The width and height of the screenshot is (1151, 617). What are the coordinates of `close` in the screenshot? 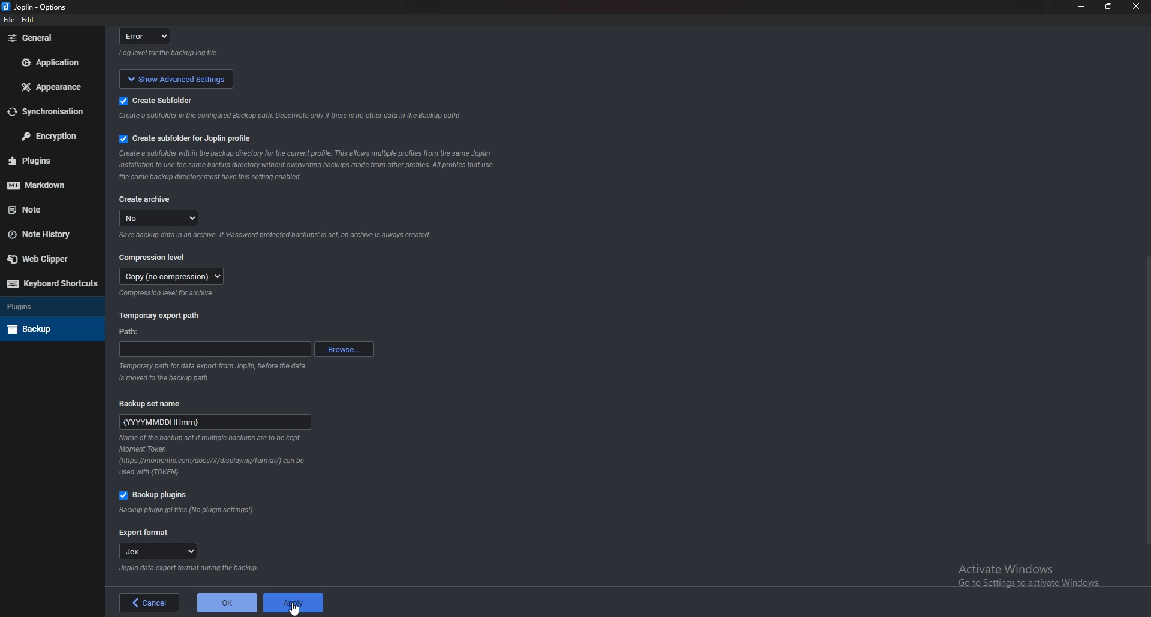 It's located at (1134, 9).